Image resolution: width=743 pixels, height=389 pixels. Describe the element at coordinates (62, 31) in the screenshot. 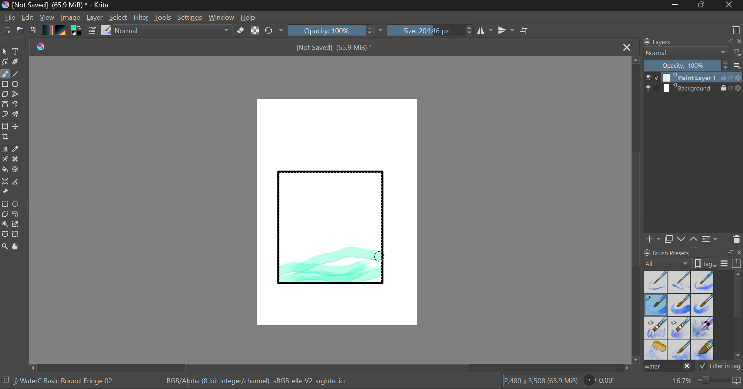

I see `Pattern` at that location.